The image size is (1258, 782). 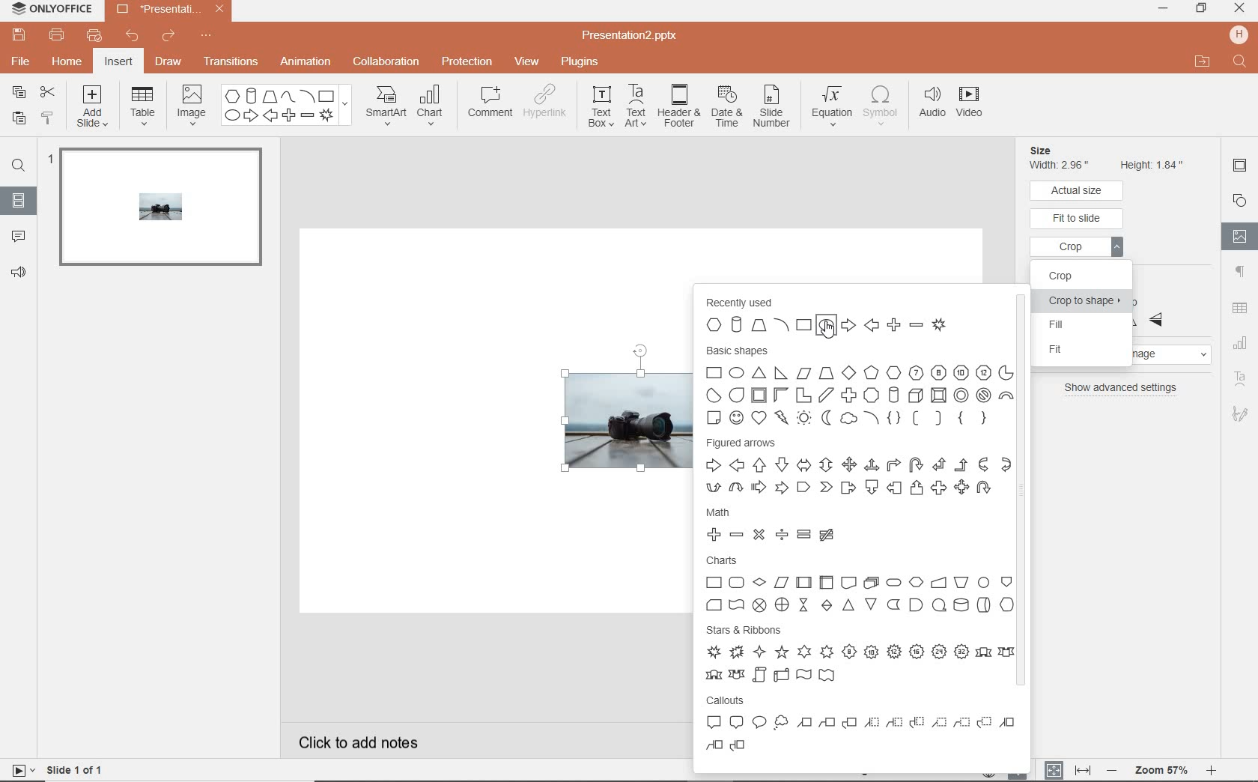 I want to click on fit to slide, so click(x=1078, y=219).